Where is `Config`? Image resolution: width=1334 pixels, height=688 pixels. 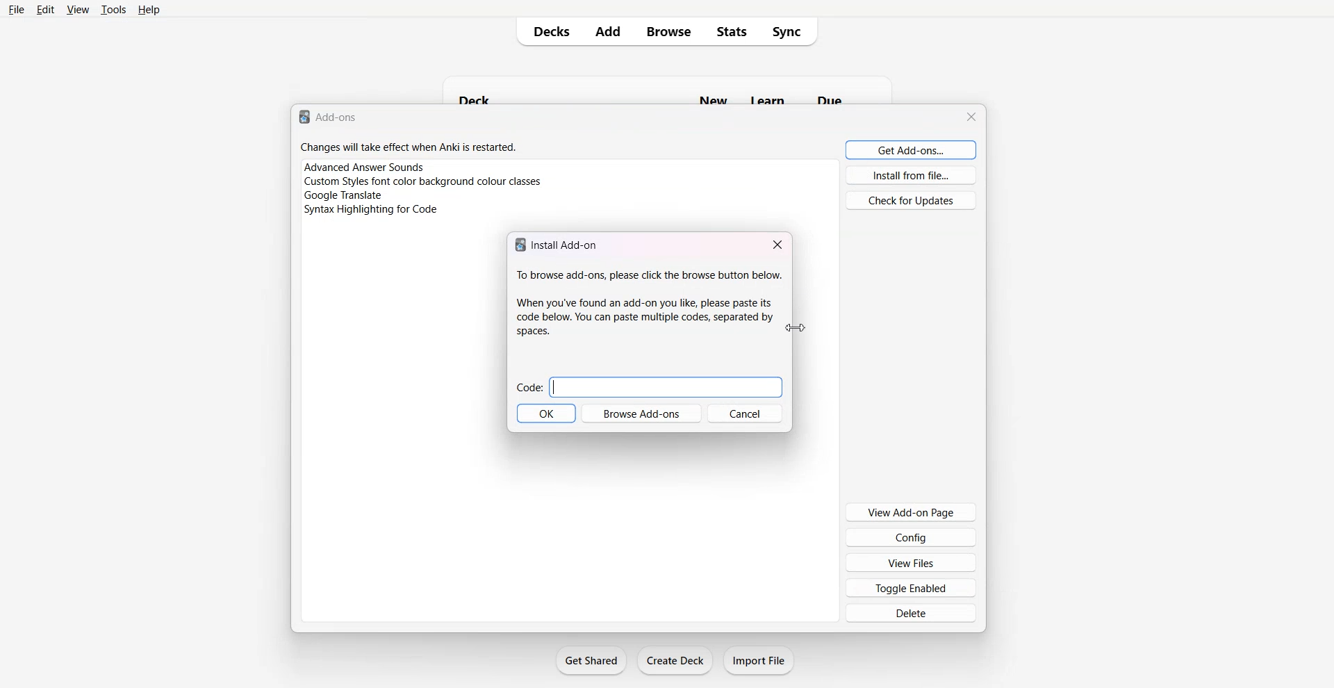
Config is located at coordinates (912, 537).